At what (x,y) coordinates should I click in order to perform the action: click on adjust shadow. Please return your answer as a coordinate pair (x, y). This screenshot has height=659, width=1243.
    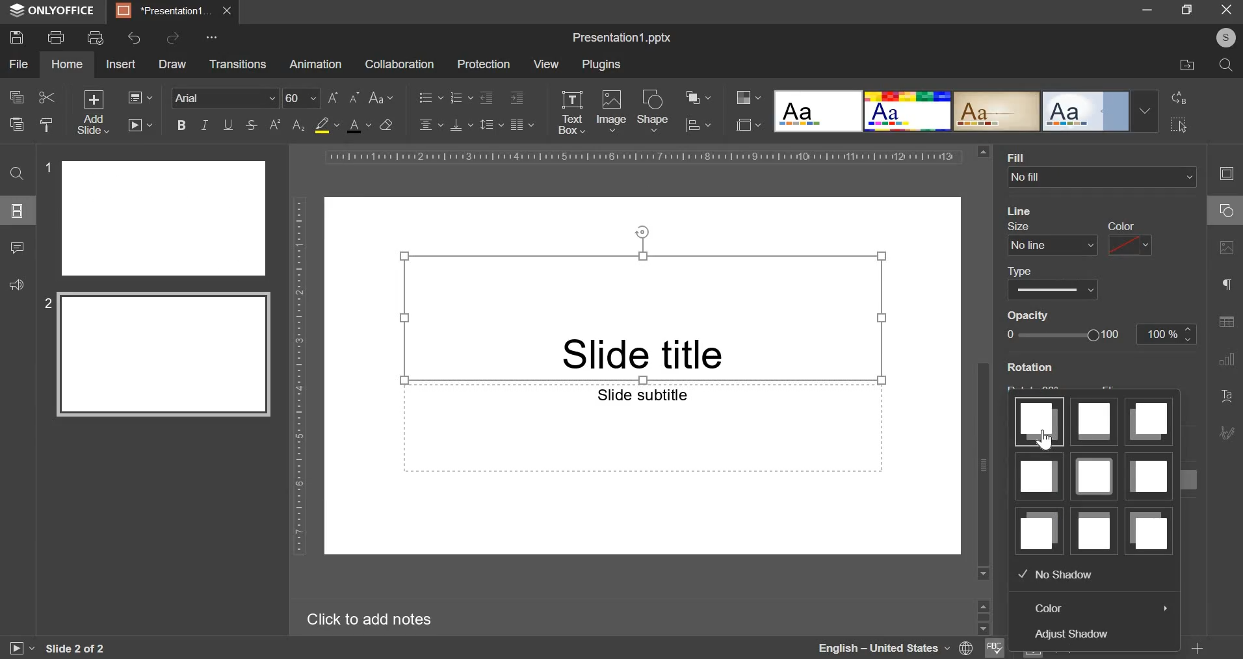
    Looking at the image, I should click on (1075, 634).